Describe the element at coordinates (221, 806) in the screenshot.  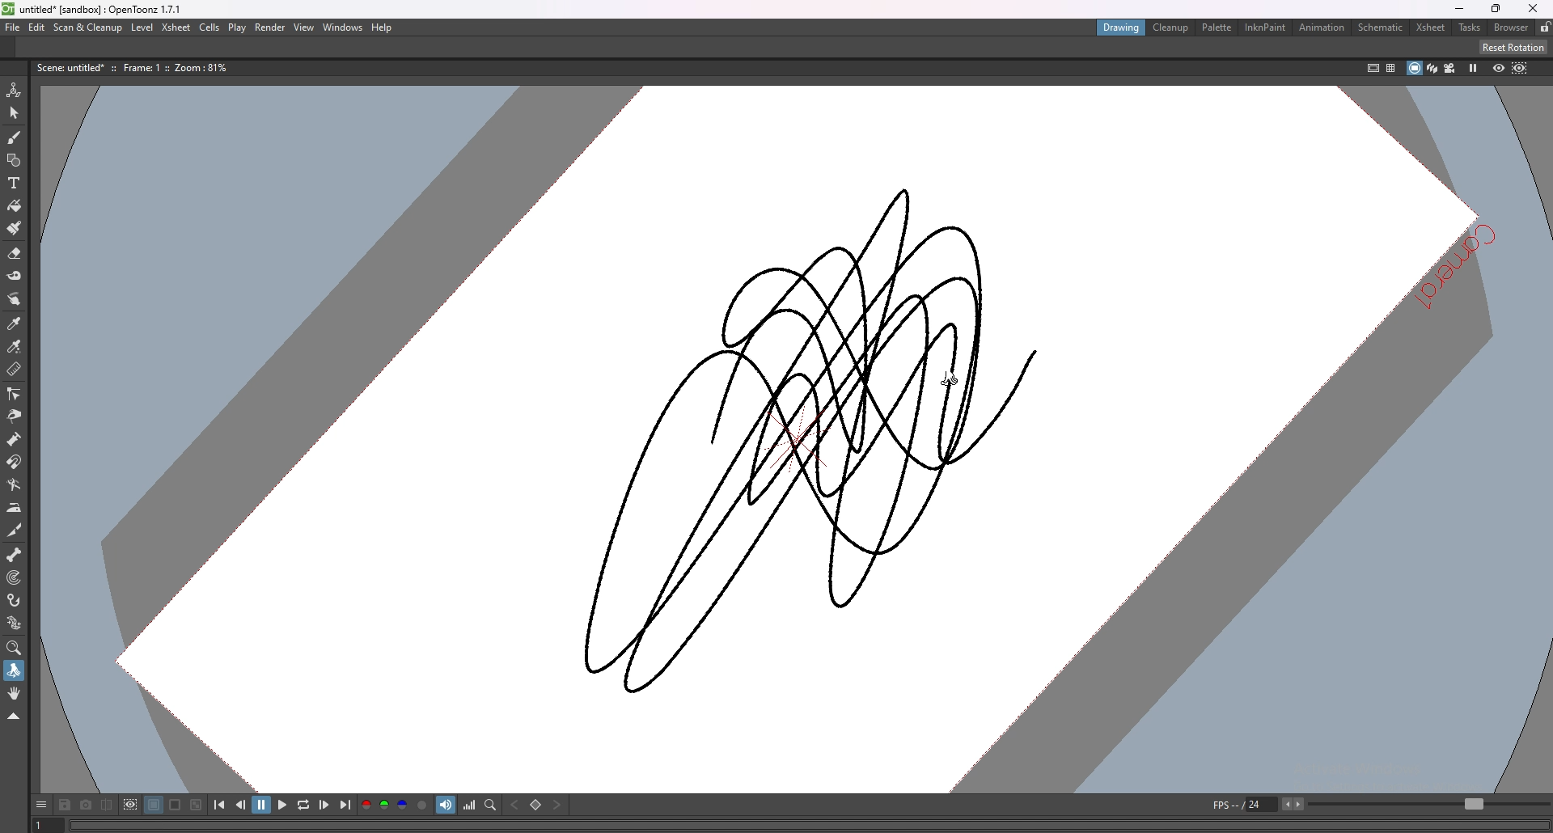
I see `first frame` at that location.